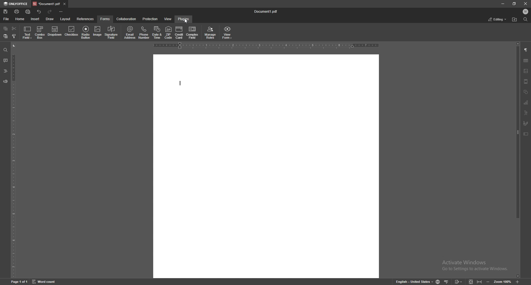  Describe the element at coordinates (65, 4) in the screenshot. I see `close tab` at that location.